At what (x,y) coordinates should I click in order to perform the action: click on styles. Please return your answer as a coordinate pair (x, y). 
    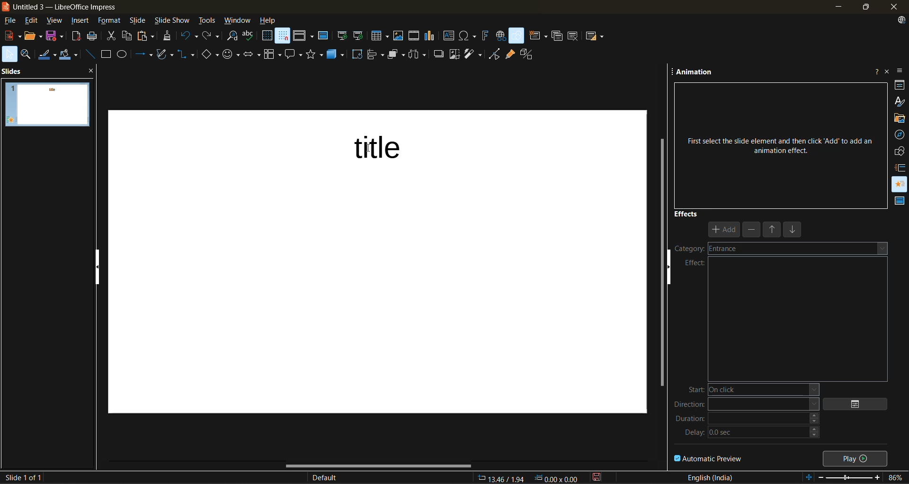
    Looking at the image, I should click on (900, 100).